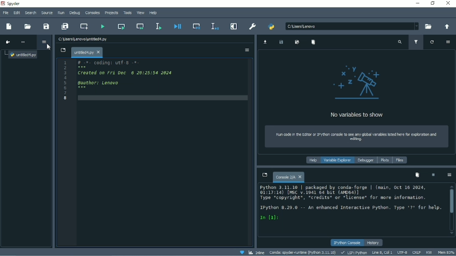 Image resolution: width=456 pixels, height=256 pixels. Describe the element at coordinates (152, 13) in the screenshot. I see `Help` at that location.